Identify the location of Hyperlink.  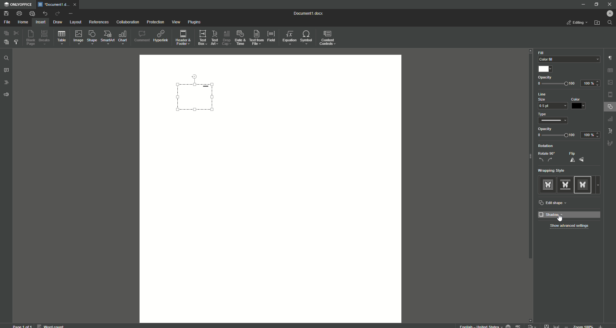
(161, 36).